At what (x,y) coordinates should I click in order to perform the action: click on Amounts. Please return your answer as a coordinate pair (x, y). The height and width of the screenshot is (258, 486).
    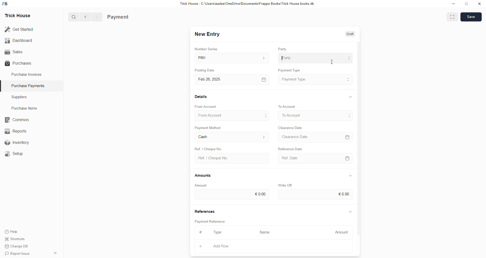
    Looking at the image, I should click on (205, 175).